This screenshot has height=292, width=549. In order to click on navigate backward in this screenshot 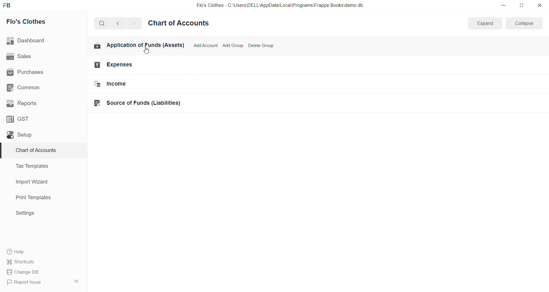, I will do `click(120, 23)`.